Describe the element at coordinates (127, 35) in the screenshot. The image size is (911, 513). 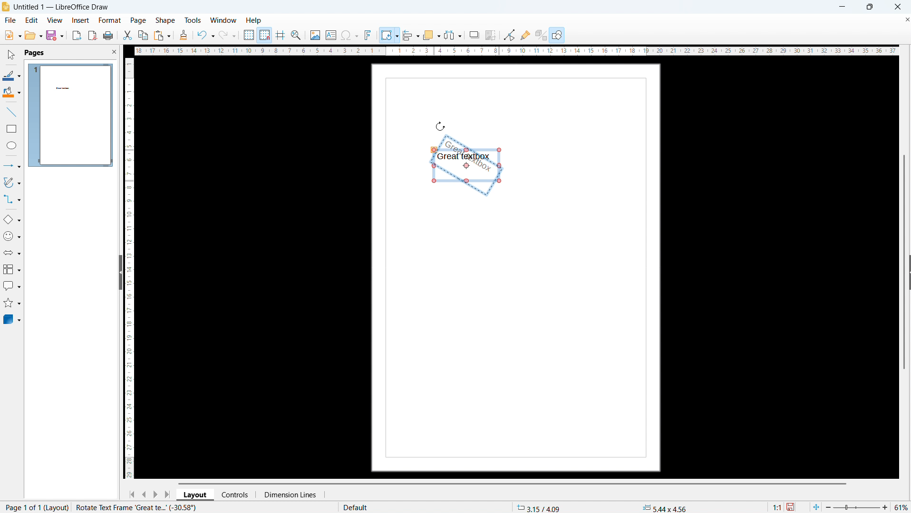
I see `cut` at that location.